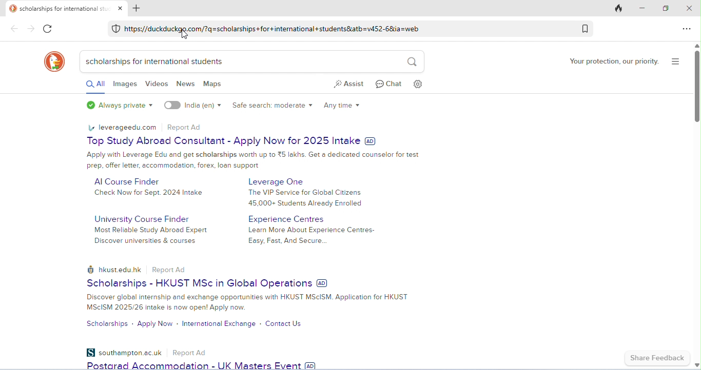 The image size is (701, 370). Describe the element at coordinates (279, 323) in the screenshot. I see `contact  us` at that location.